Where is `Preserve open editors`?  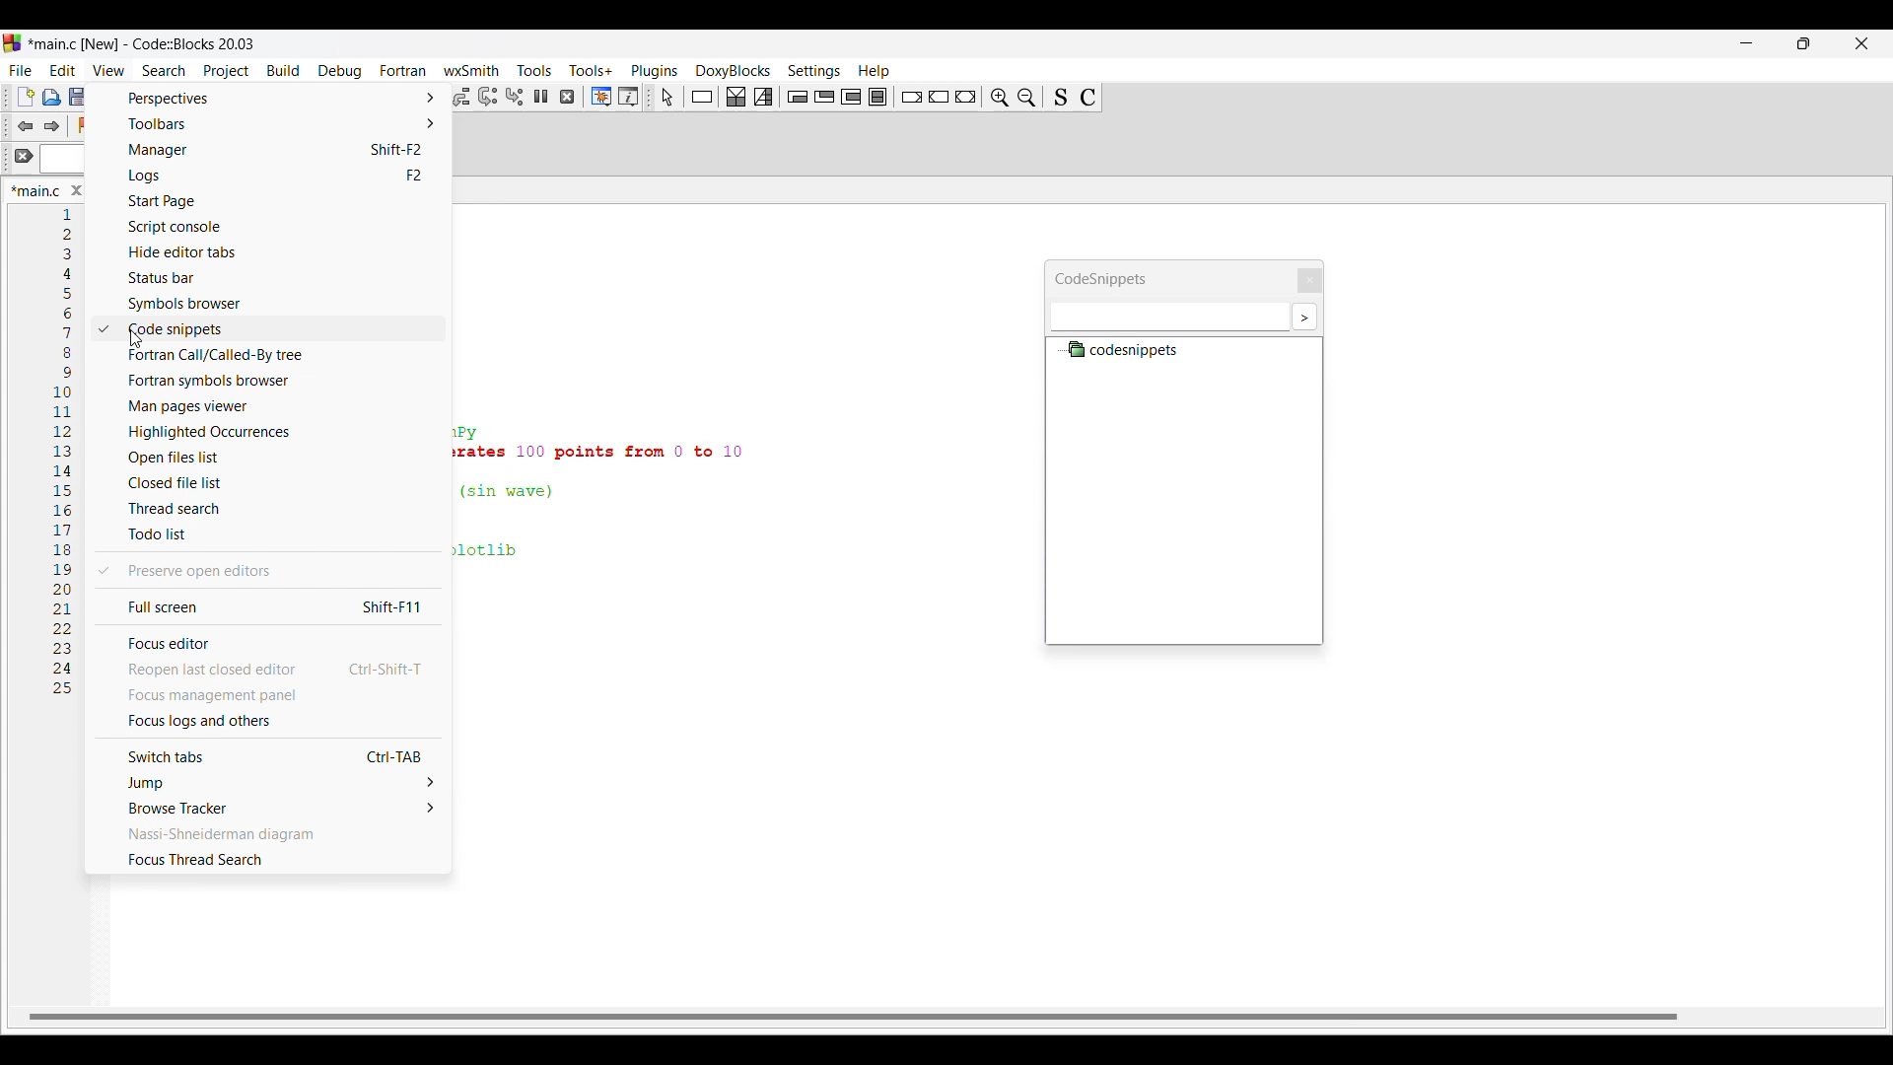
Preserve open editors is located at coordinates (281, 571).